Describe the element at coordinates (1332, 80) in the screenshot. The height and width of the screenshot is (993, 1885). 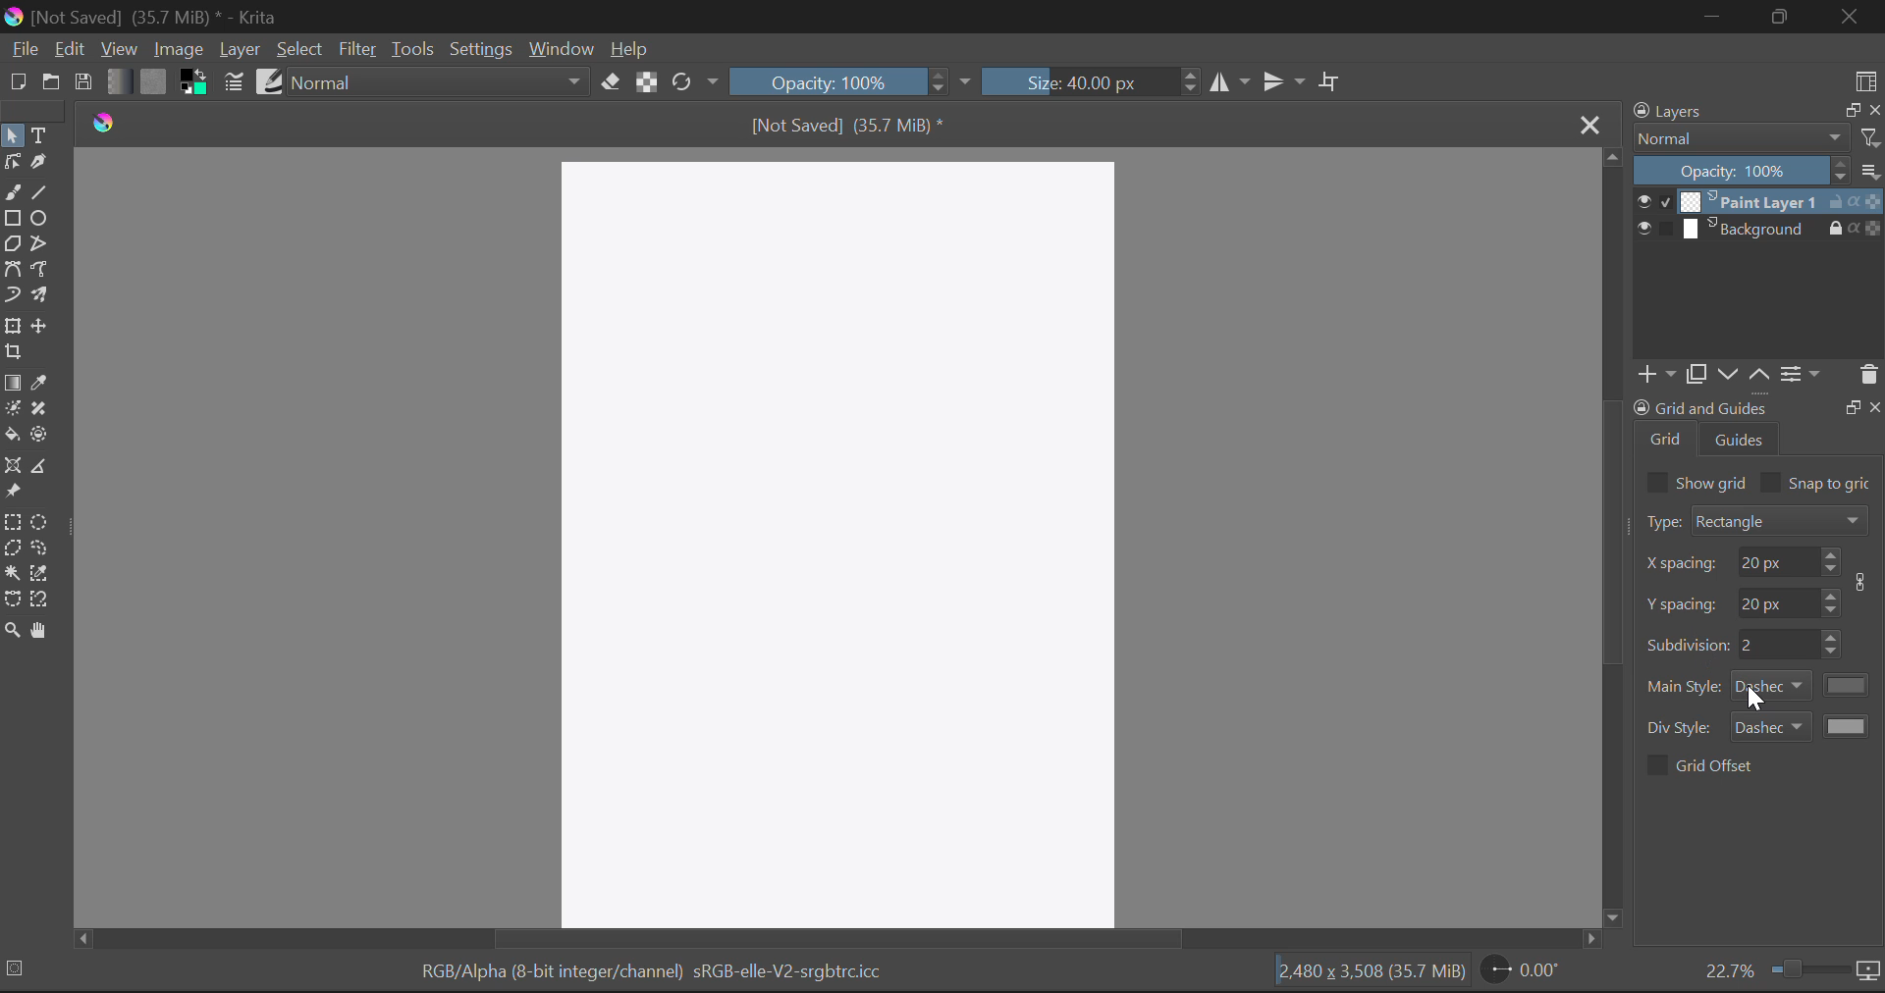
I see `Crop` at that location.